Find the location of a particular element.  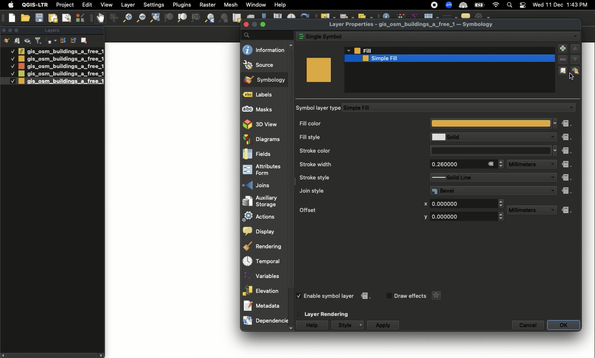

maximize is located at coordinates (263, 24).